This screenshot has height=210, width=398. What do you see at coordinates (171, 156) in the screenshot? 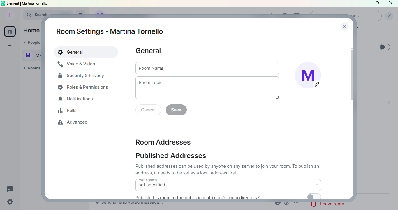
I see `Published addresses` at bounding box center [171, 156].